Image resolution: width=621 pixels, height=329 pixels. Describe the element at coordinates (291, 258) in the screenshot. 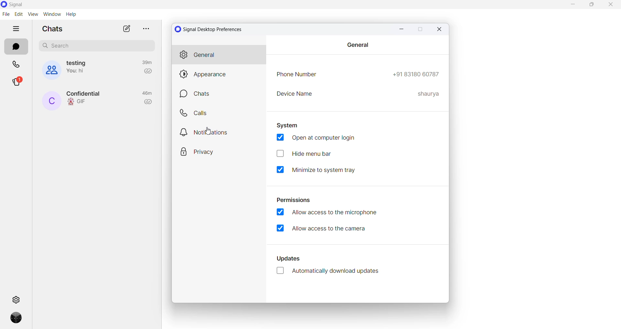

I see `updates` at that location.